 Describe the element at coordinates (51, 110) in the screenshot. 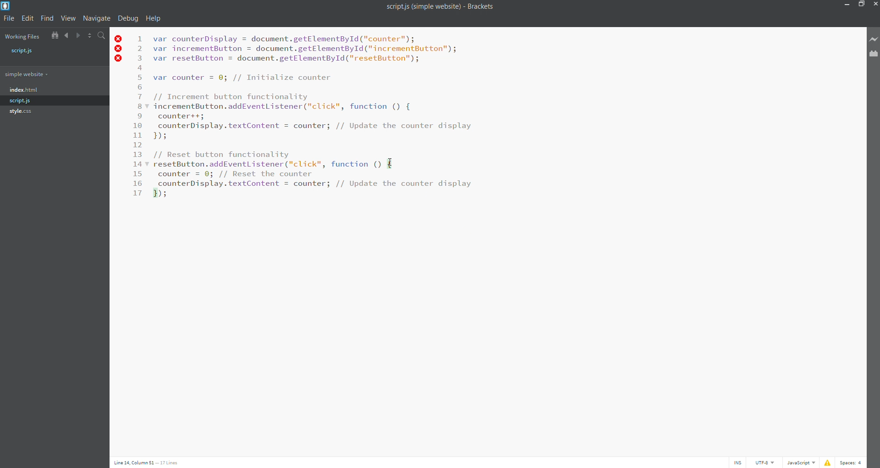

I see `style.css` at that location.